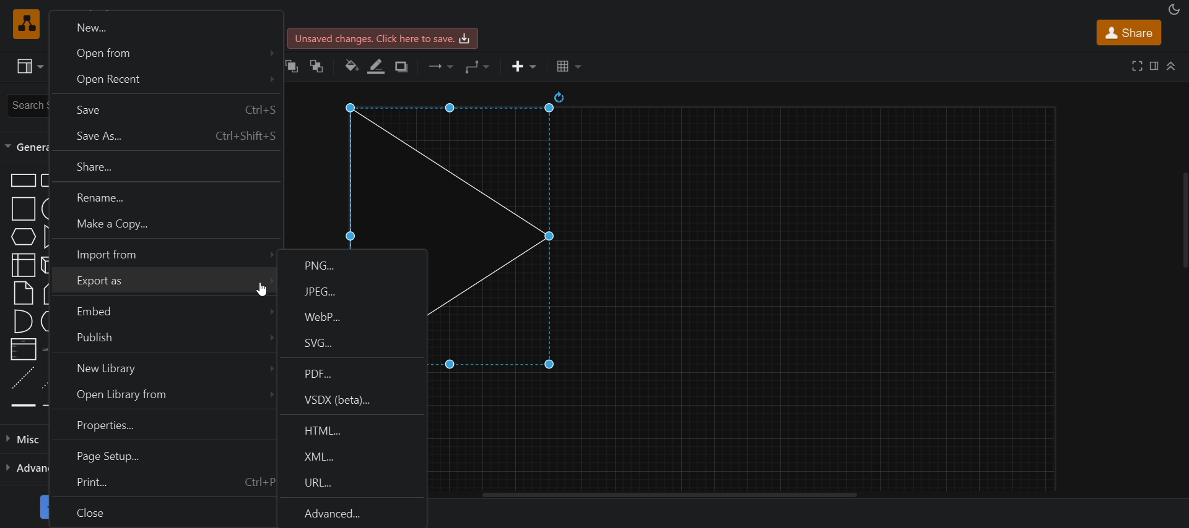 Image resolution: width=1189 pixels, height=528 pixels. What do you see at coordinates (160, 484) in the screenshot?
I see `print` at bounding box center [160, 484].